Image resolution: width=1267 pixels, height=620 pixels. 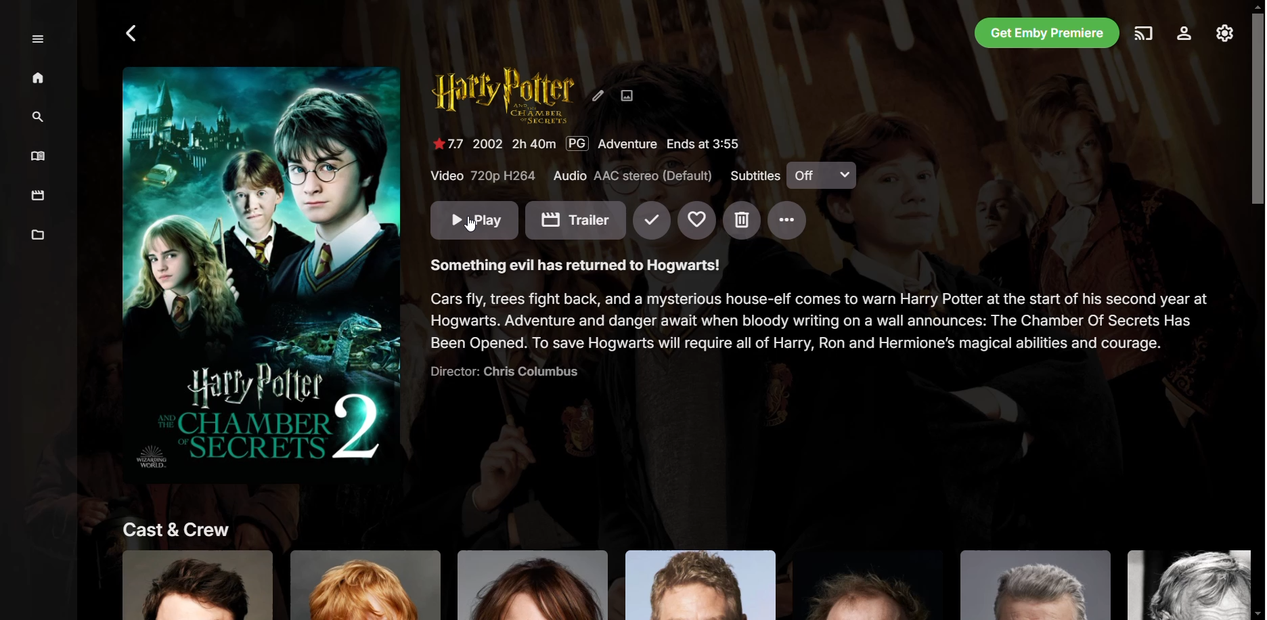 What do you see at coordinates (629, 97) in the screenshot?
I see `Edit Images` at bounding box center [629, 97].